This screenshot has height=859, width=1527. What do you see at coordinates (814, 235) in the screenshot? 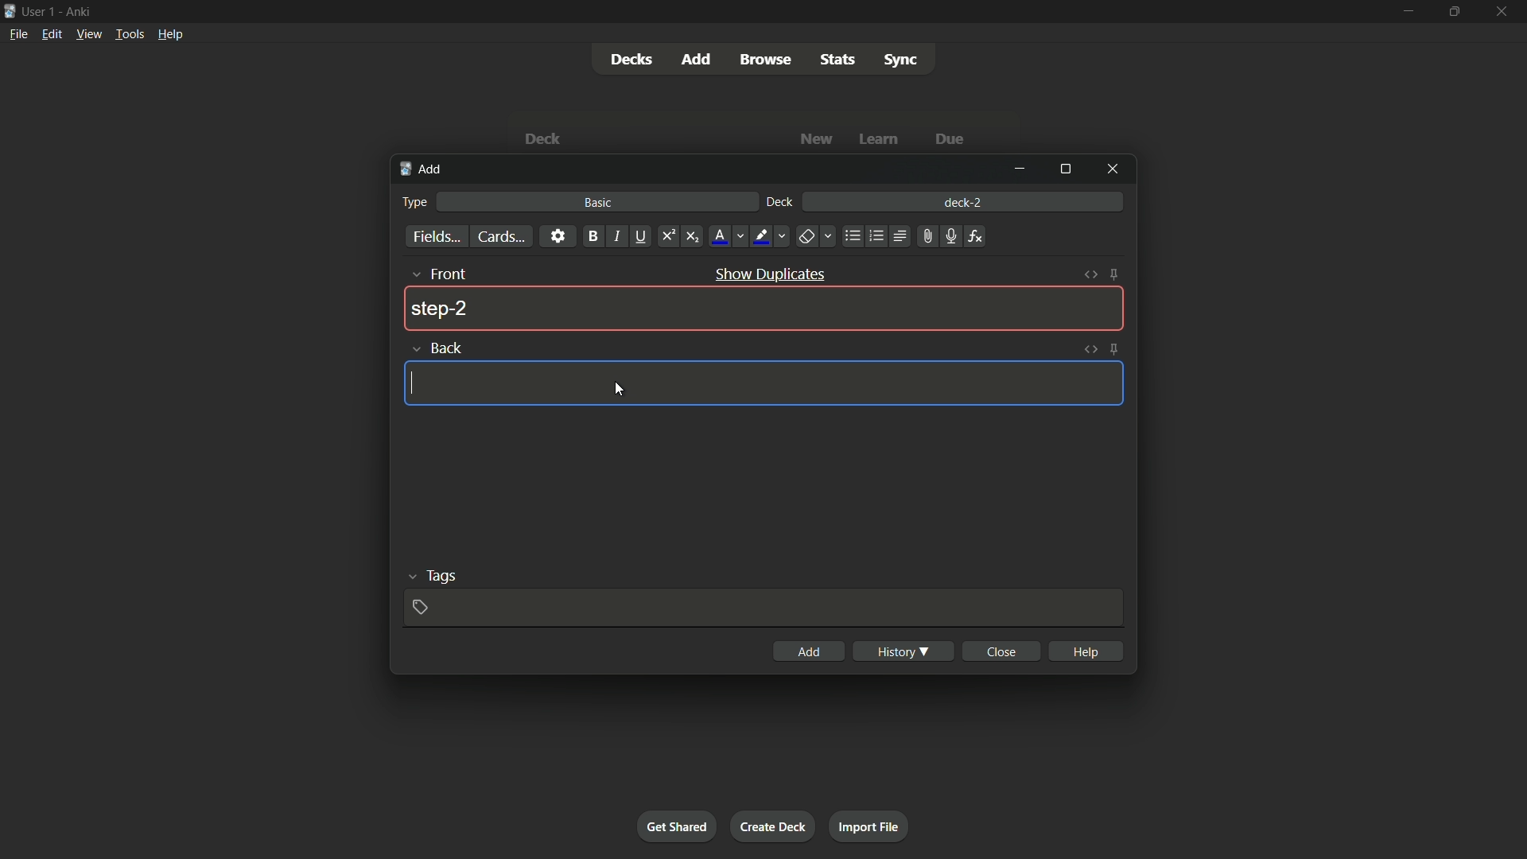
I see `remove formatting` at bounding box center [814, 235].